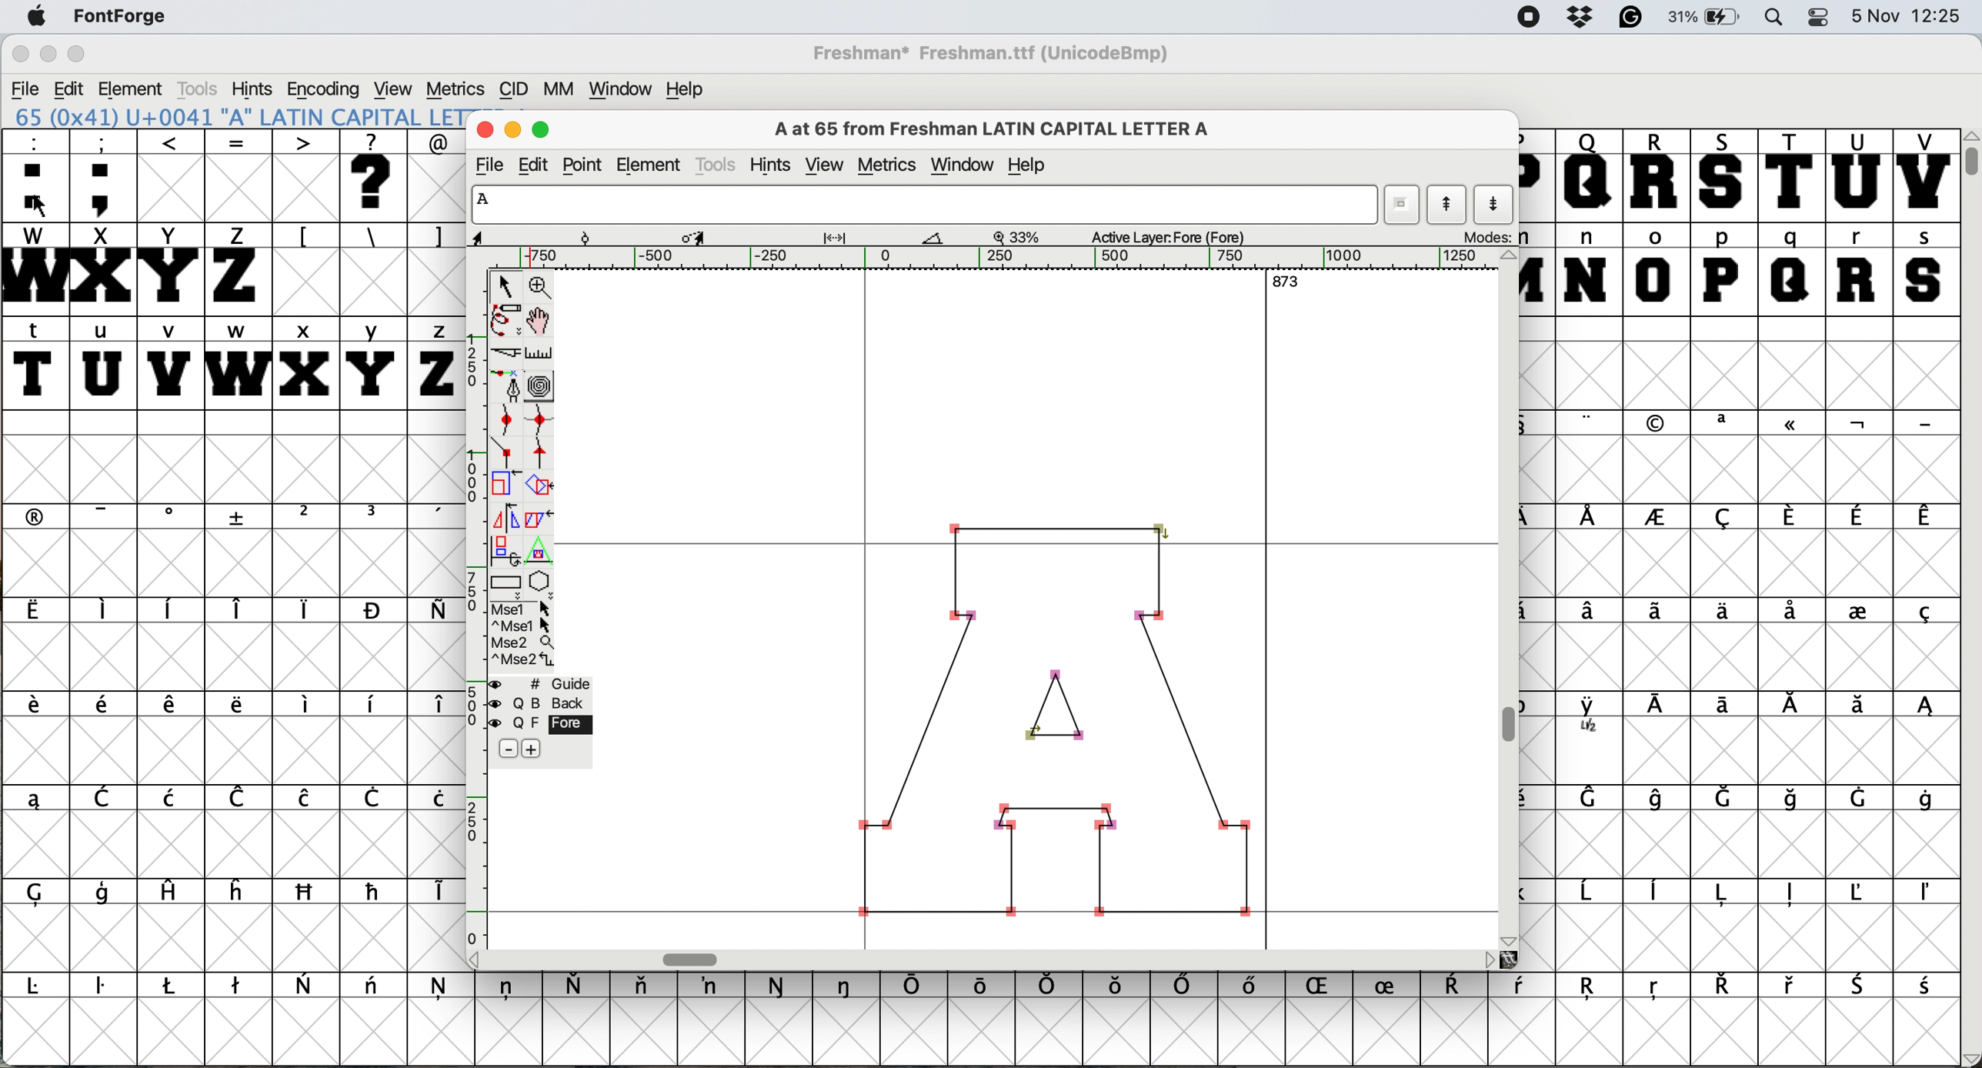 The width and height of the screenshot is (1982, 1068). Describe the element at coordinates (372, 236) in the screenshot. I see `\` at that location.